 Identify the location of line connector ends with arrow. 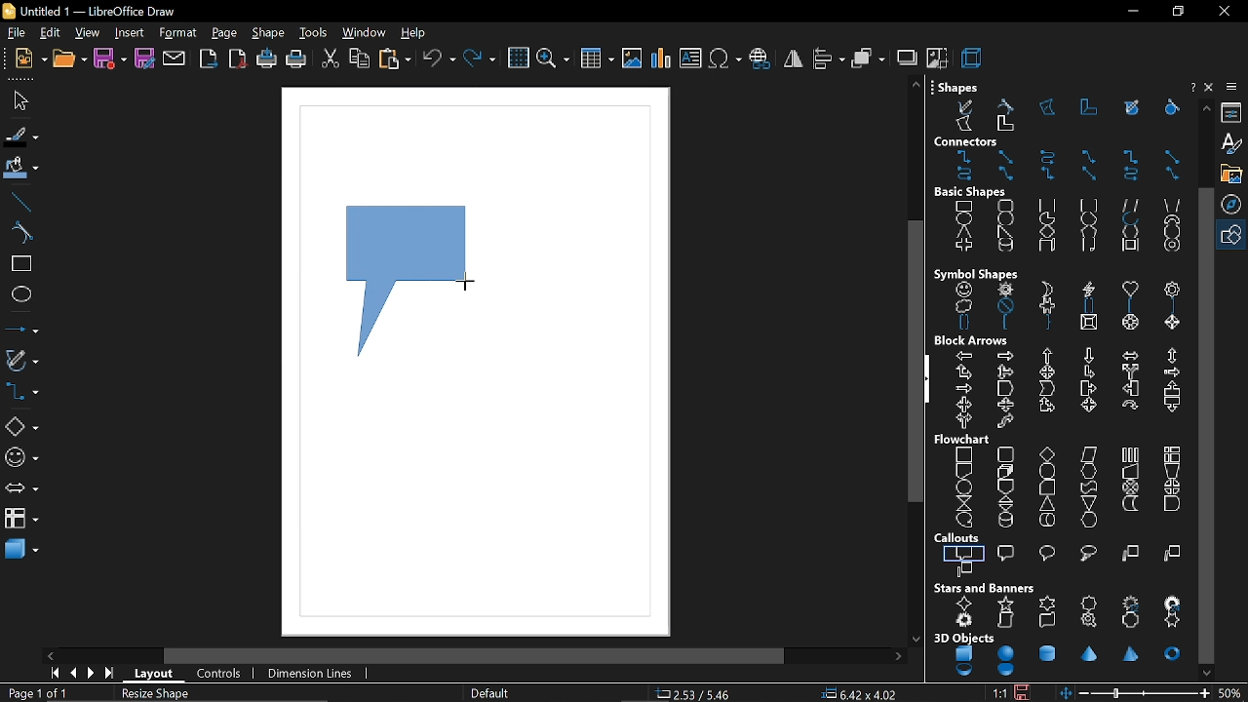
(1090, 157).